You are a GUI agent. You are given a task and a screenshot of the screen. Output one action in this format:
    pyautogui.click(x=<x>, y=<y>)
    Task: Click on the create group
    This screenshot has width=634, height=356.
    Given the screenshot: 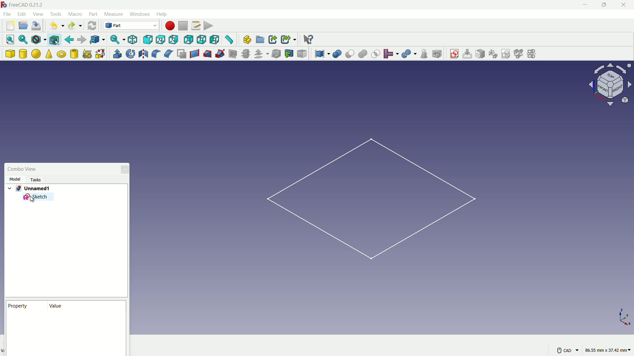 What is the action you would take?
    pyautogui.click(x=261, y=40)
    